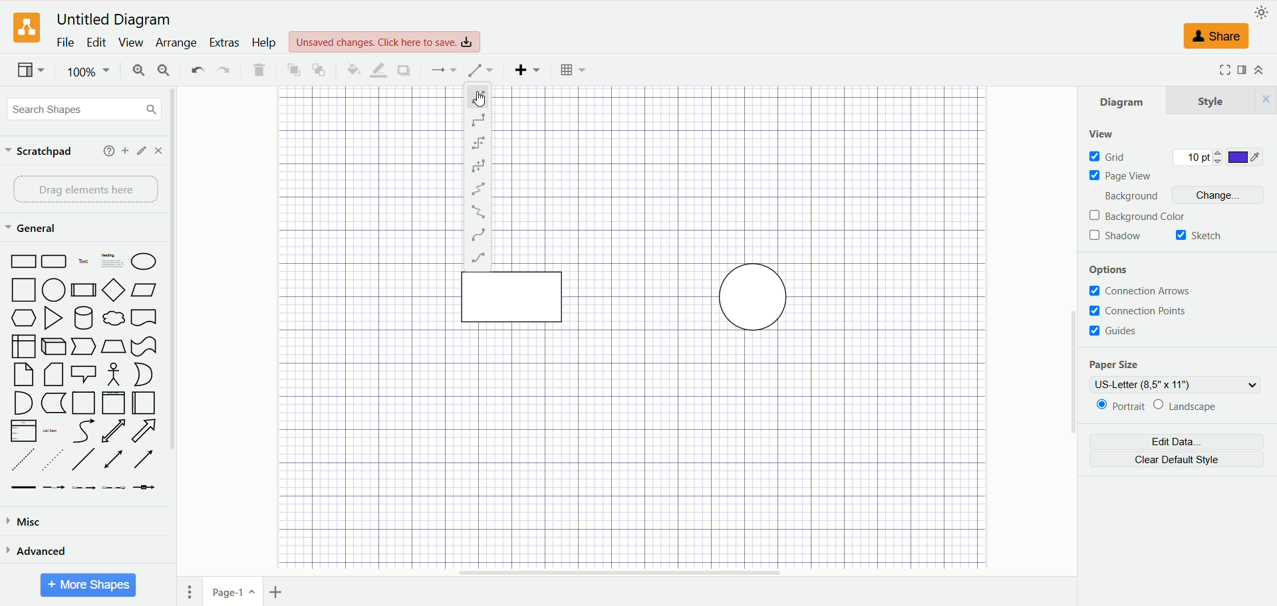 This screenshot has height=606, width=1277. I want to click on Text, so click(83, 261).